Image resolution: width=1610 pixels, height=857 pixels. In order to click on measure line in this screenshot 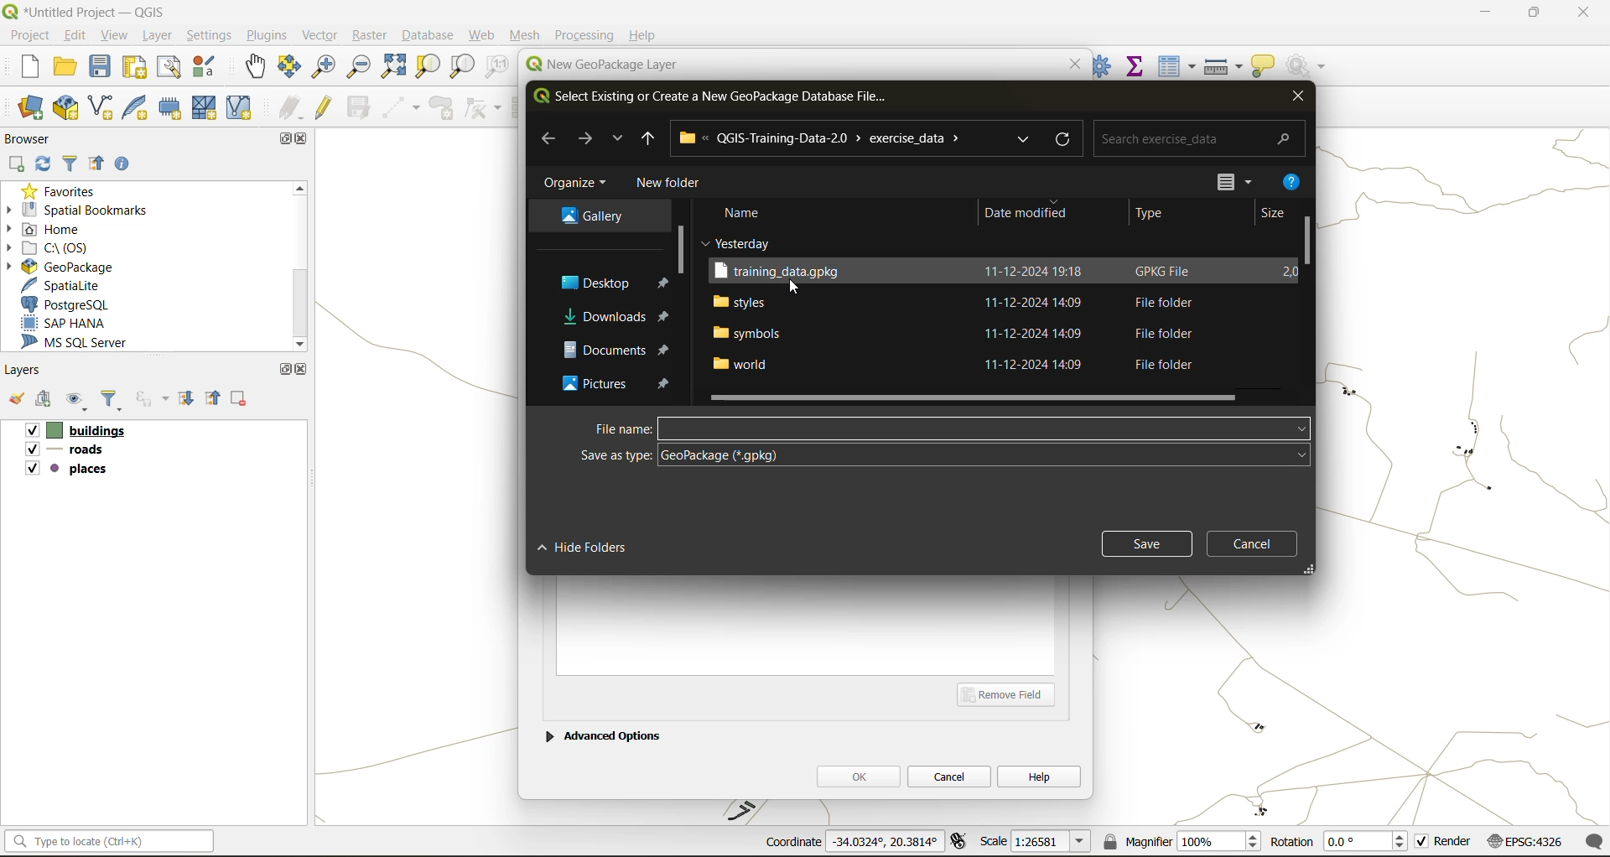, I will do `click(1225, 66)`.